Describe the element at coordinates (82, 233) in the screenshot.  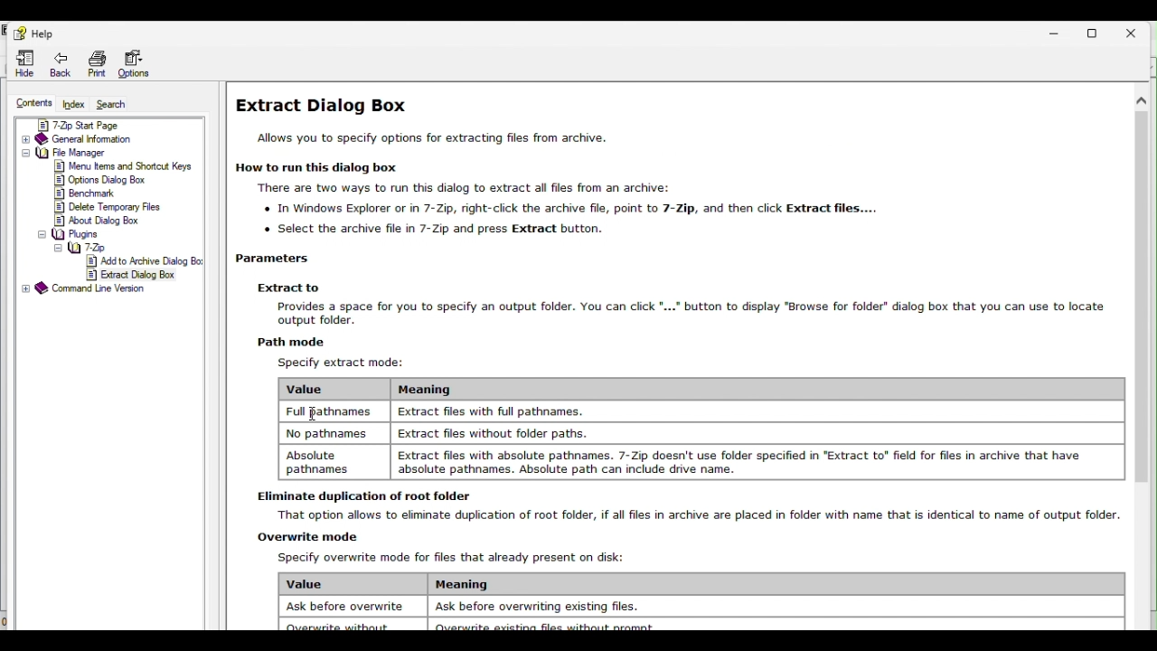
I see `` at that location.